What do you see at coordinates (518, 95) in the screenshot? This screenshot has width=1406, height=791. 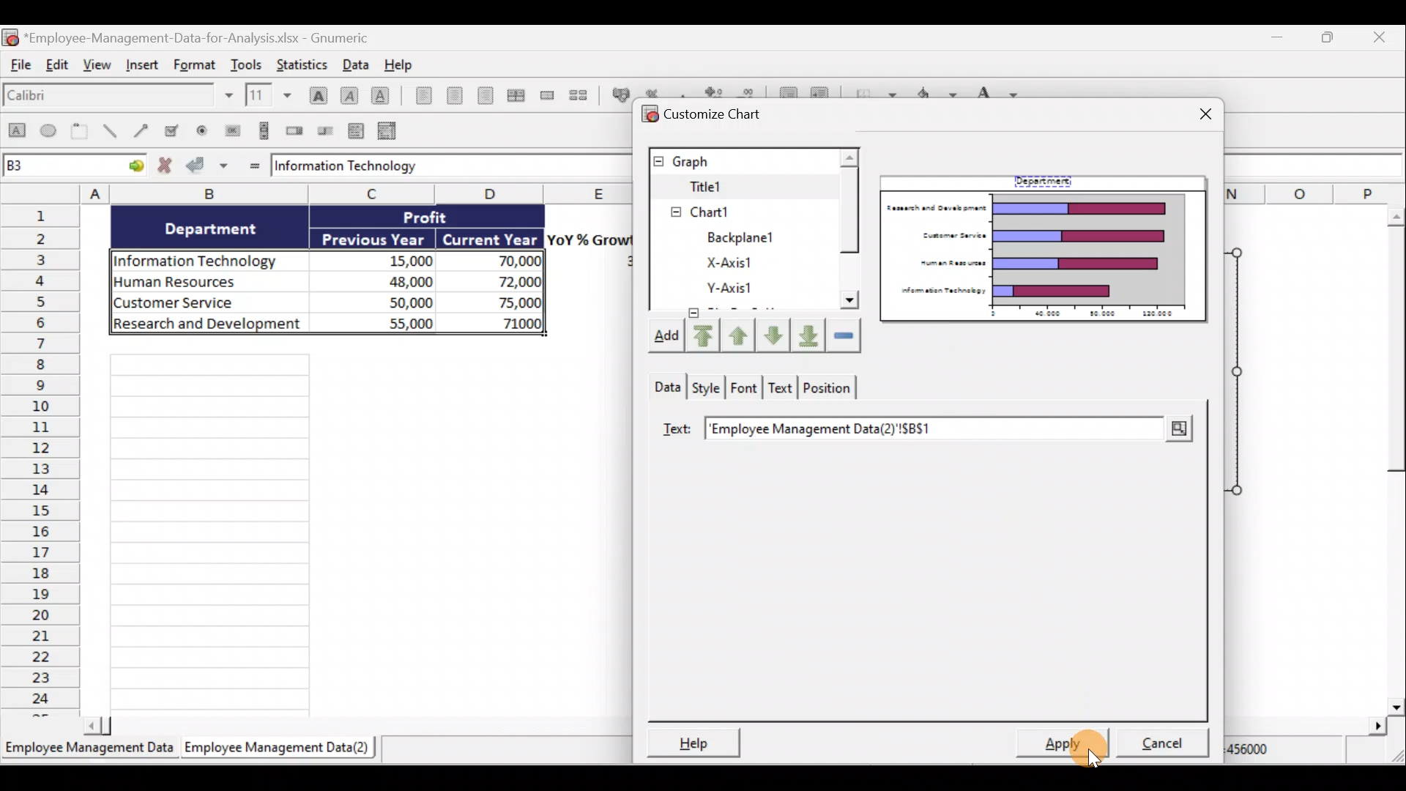 I see `Centre horizontally across the selection` at bounding box center [518, 95].